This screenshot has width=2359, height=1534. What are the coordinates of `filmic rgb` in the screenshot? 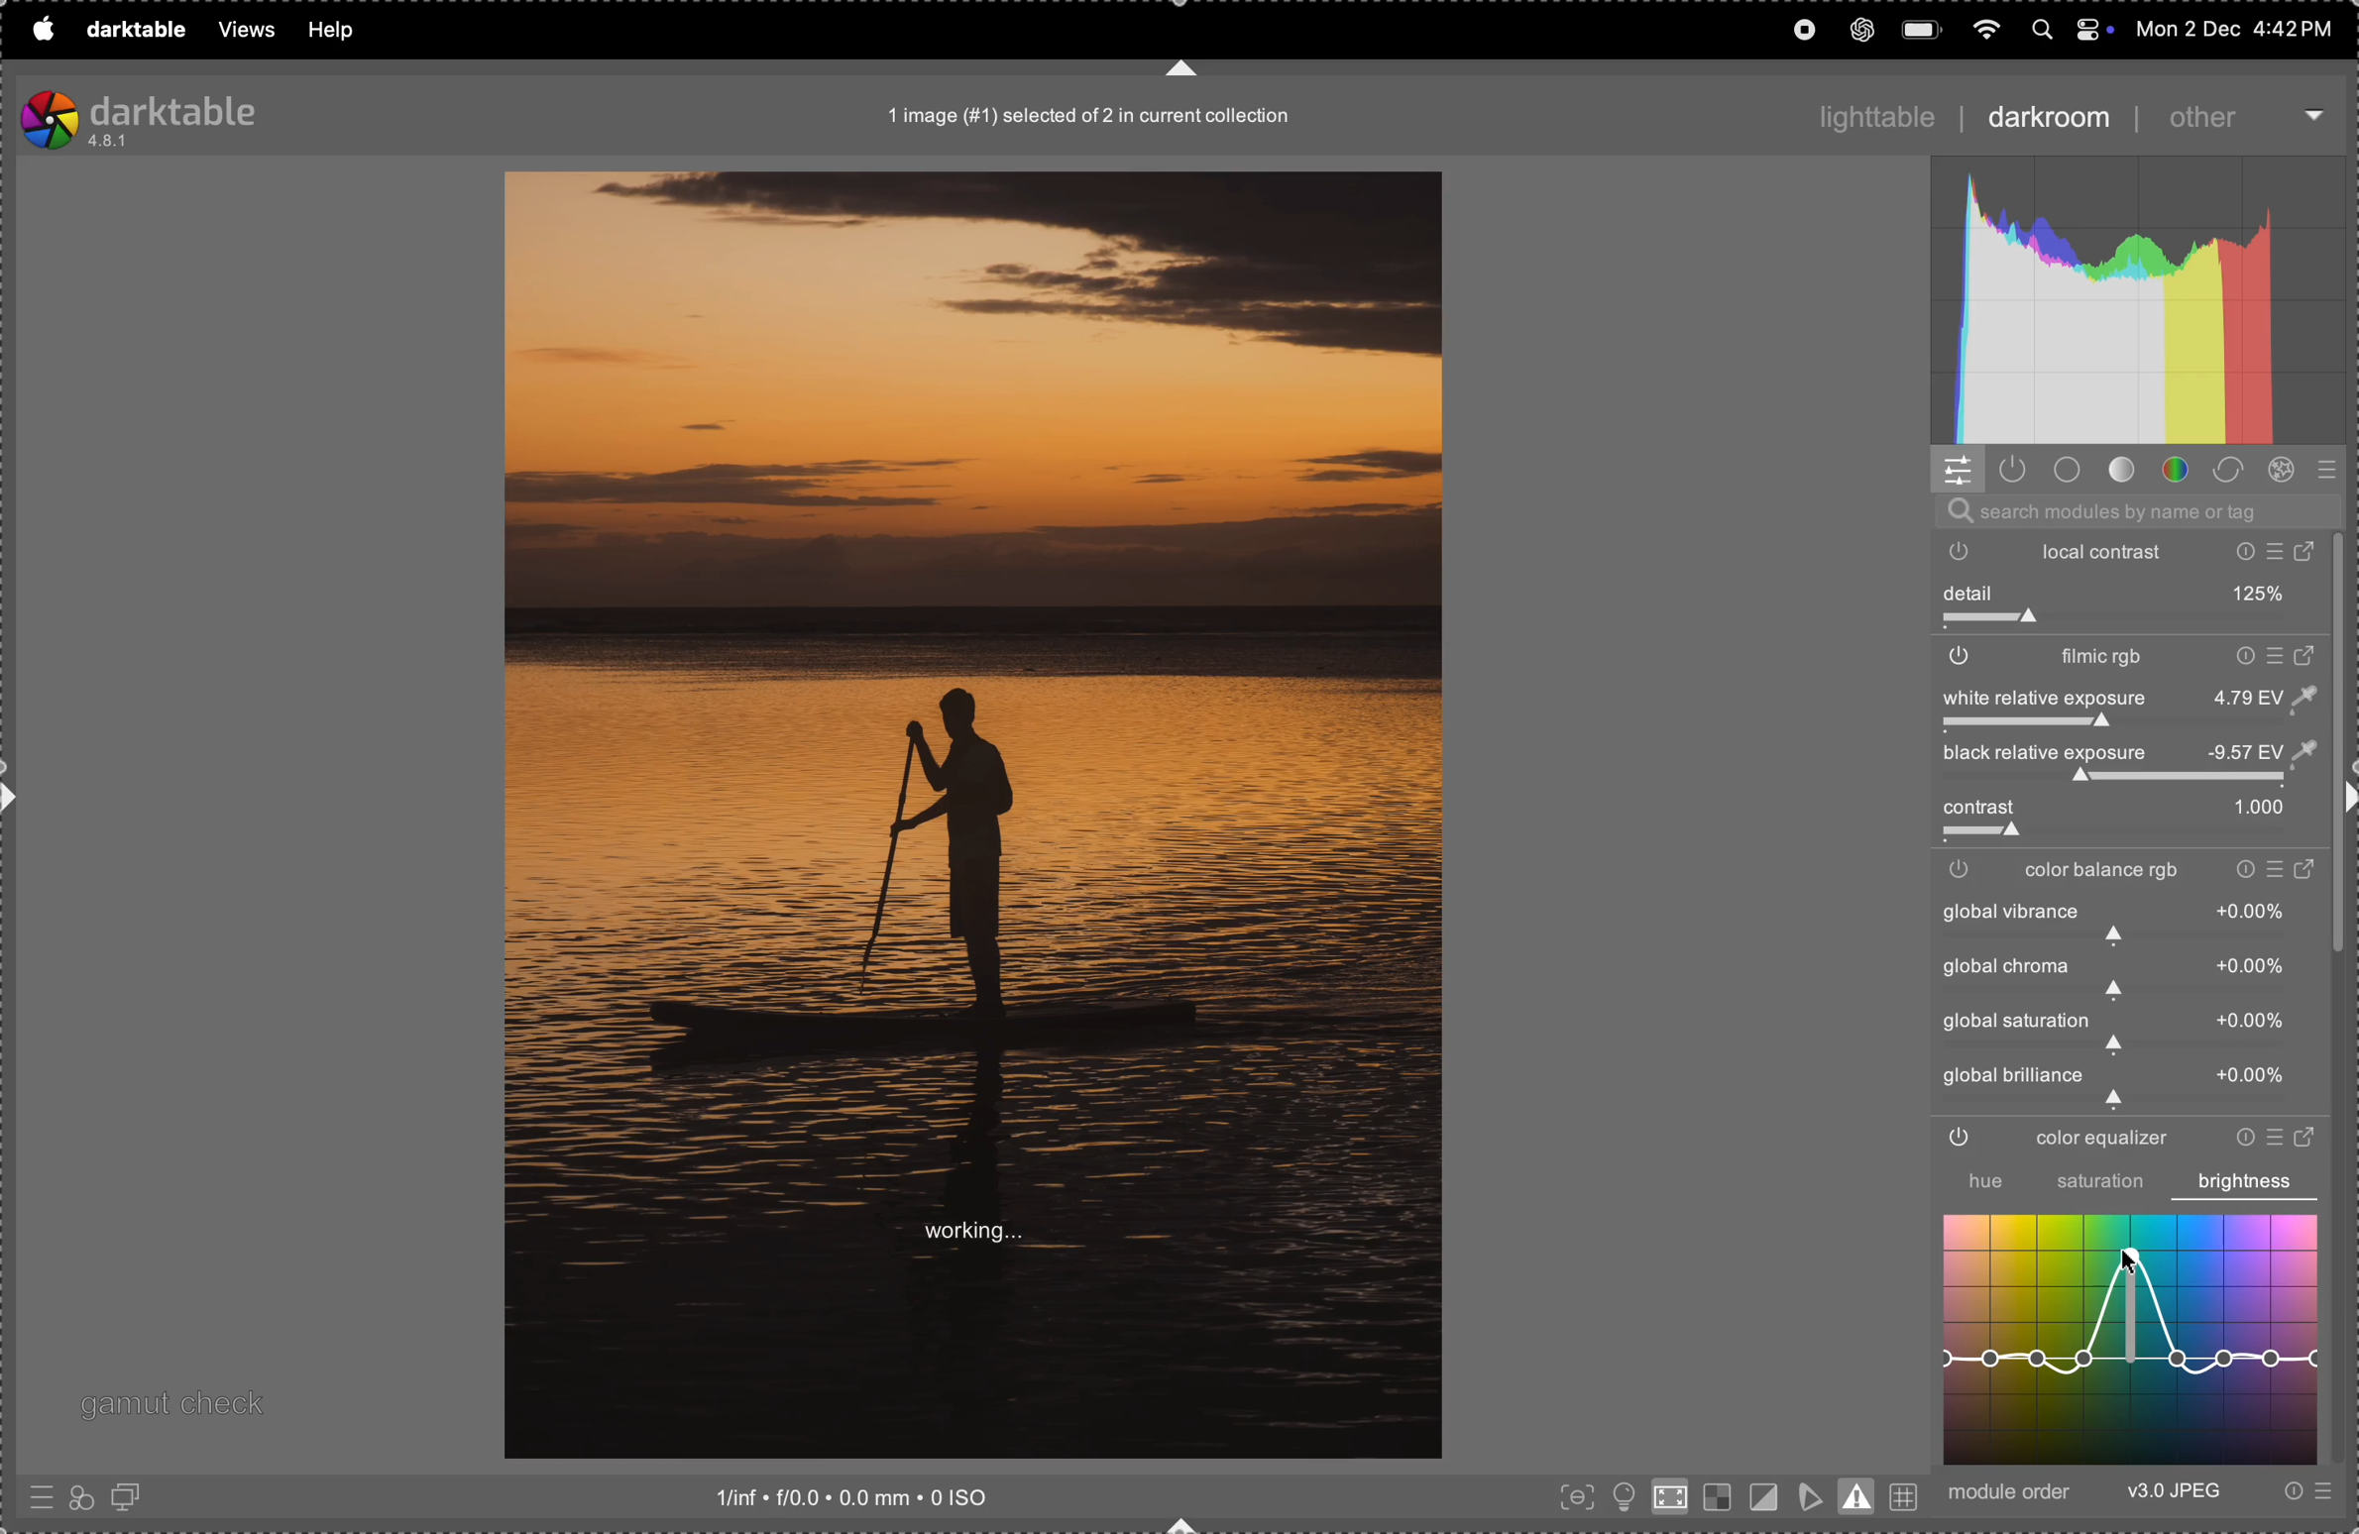 It's located at (2128, 659).